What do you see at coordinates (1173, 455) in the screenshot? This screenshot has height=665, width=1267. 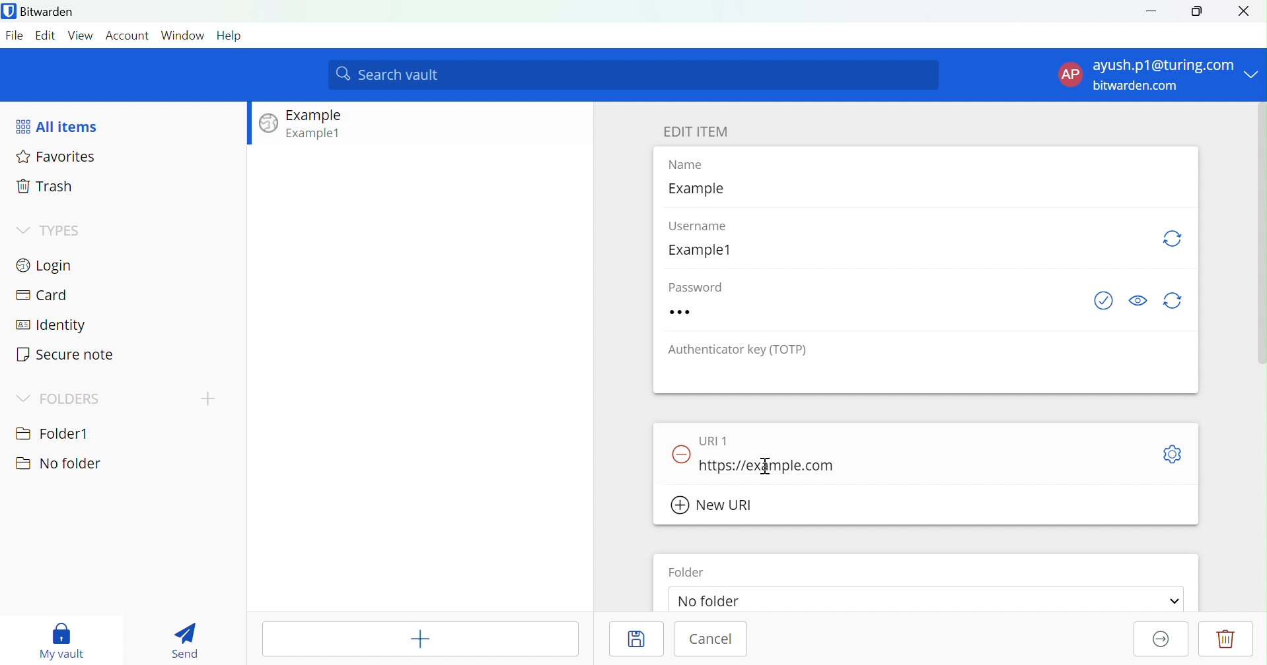 I see `Toggle Options` at bounding box center [1173, 455].